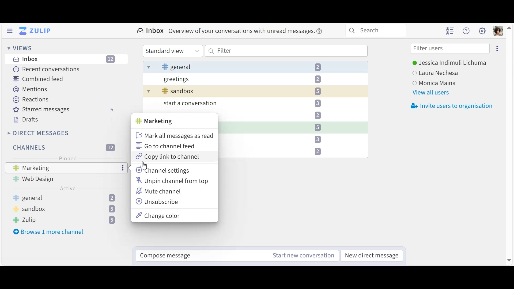 The height and width of the screenshot is (289, 514). What do you see at coordinates (123, 168) in the screenshot?
I see `more options` at bounding box center [123, 168].